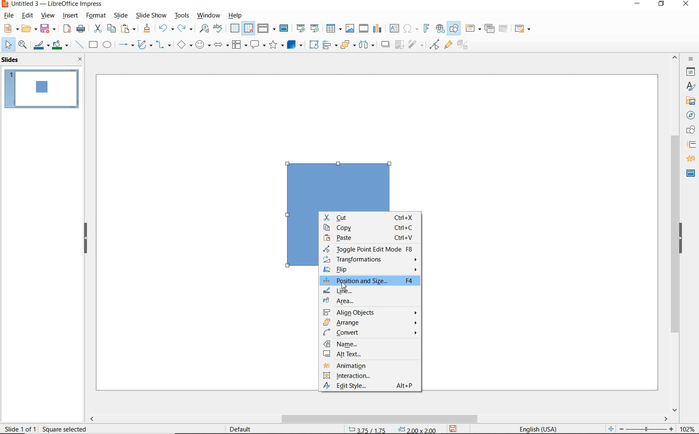 The width and height of the screenshot is (699, 434). Describe the element at coordinates (370, 323) in the screenshot. I see `ARRANGE` at that location.